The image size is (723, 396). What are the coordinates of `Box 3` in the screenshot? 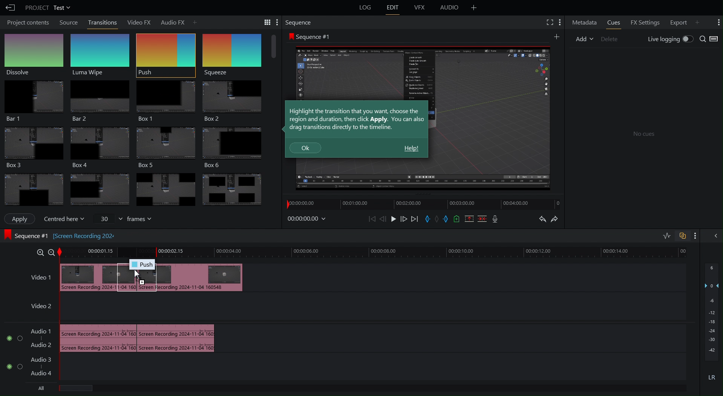 It's located at (167, 147).